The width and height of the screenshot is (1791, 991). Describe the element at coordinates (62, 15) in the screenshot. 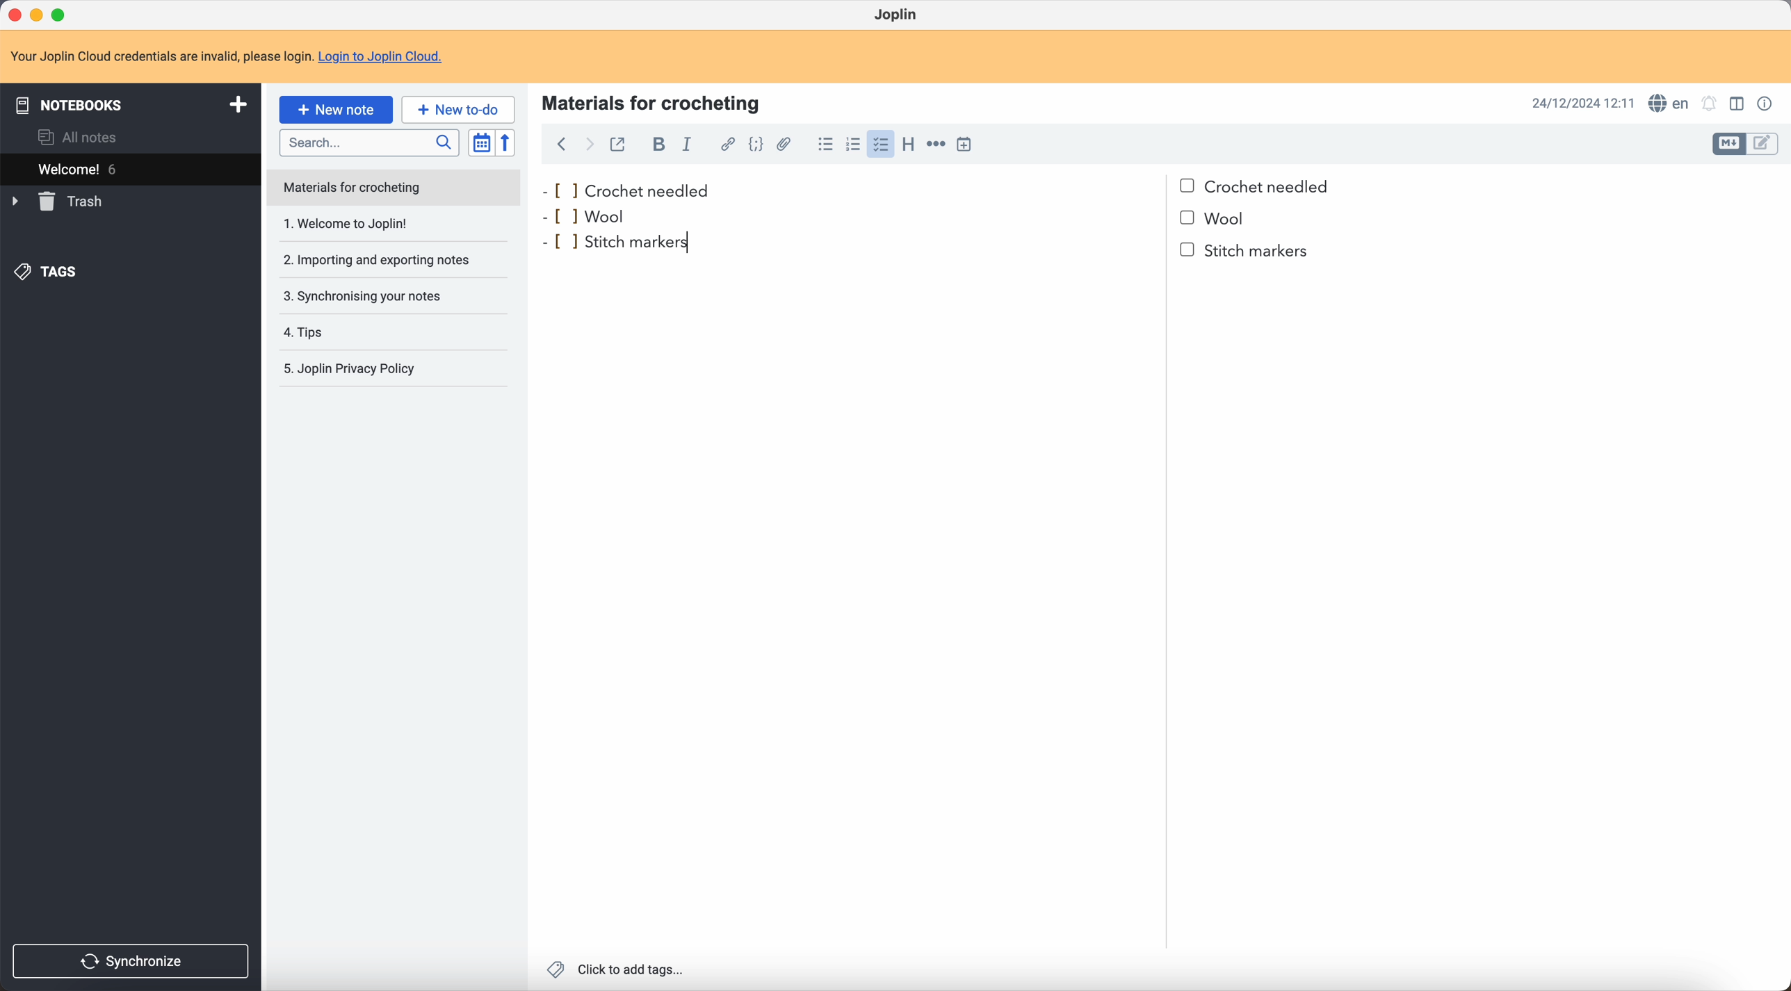

I see `maximize` at that location.